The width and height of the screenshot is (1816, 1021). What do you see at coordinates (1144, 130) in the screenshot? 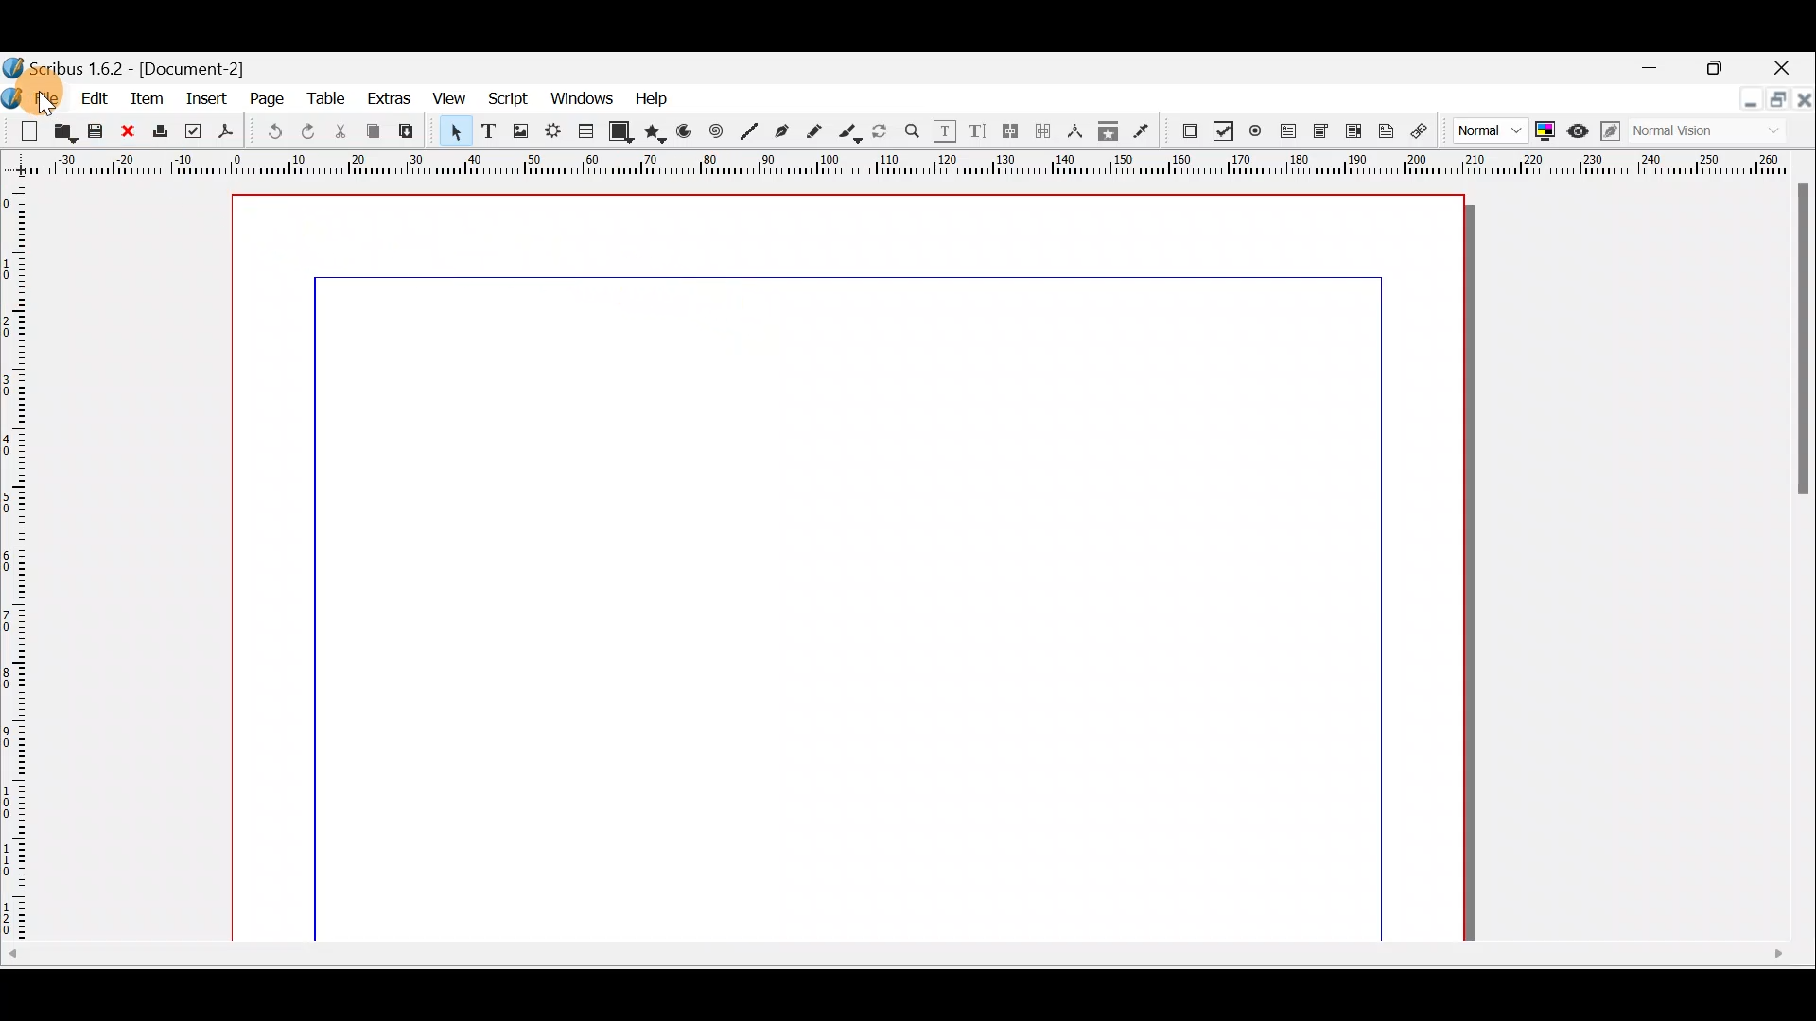
I see `Eye dropper` at bounding box center [1144, 130].